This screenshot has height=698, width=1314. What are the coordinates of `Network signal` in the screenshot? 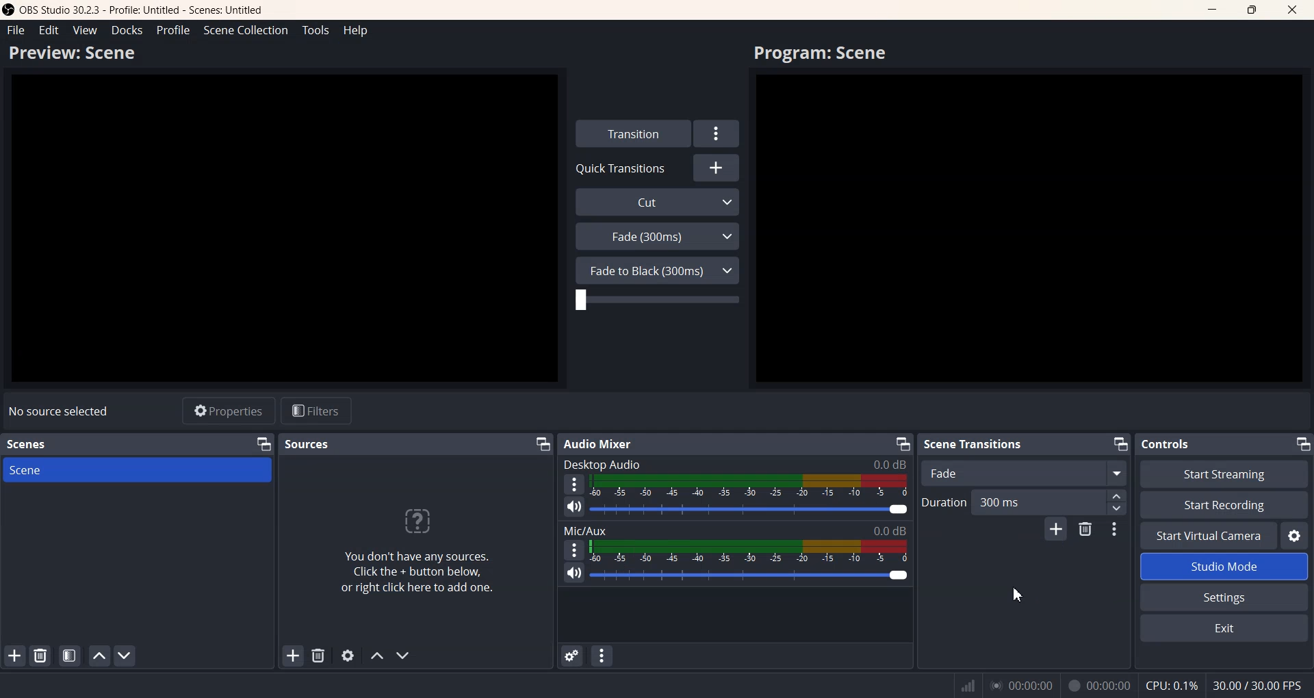 It's located at (966, 684).